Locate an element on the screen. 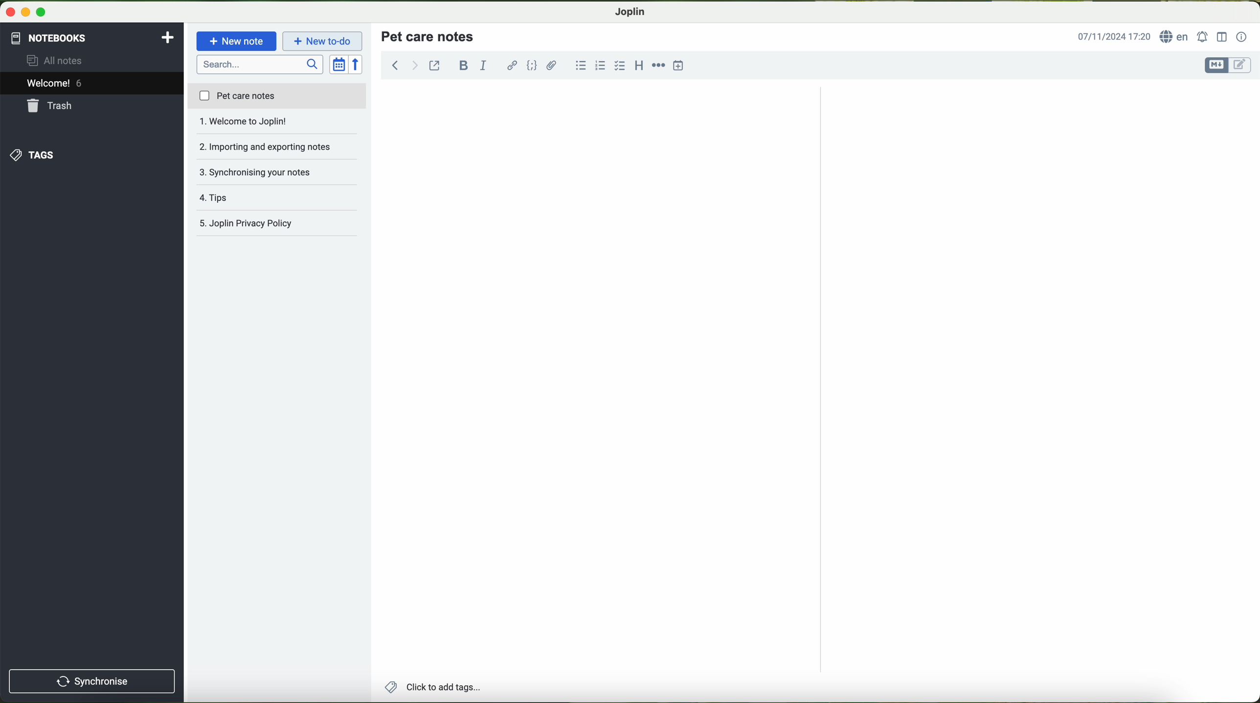 Image resolution: width=1260 pixels, height=703 pixels. all notes is located at coordinates (57, 61).